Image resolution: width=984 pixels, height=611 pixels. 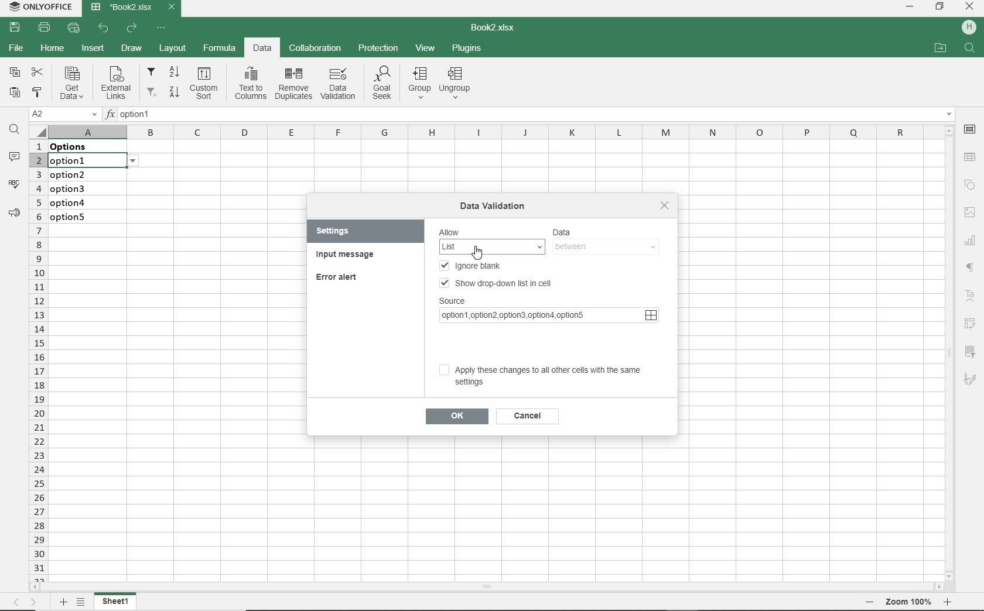 What do you see at coordinates (163, 91) in the screenshot?
I see `filter from Z to A` at bounding box center [163, 91].